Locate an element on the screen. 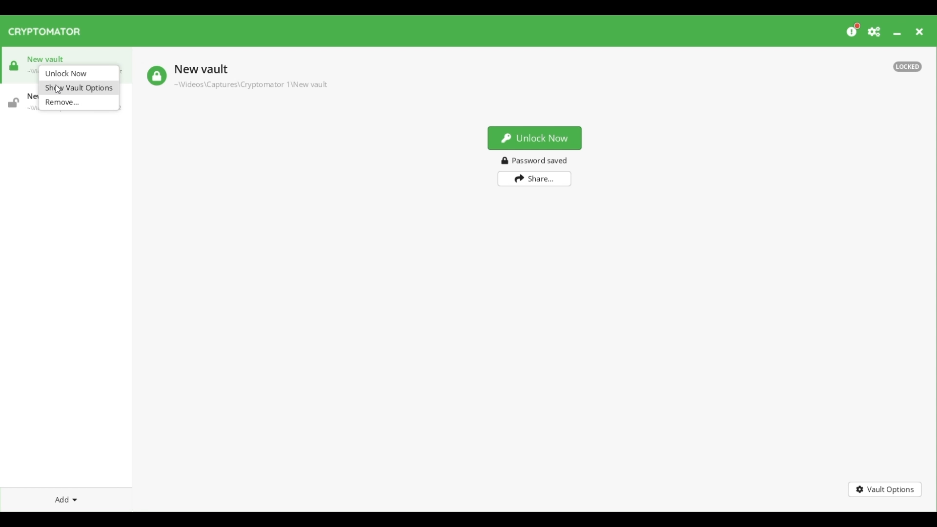 Image resolution: width=937 pixels, height=527 pixels. Unlock now is located at coordinates (79, 73).